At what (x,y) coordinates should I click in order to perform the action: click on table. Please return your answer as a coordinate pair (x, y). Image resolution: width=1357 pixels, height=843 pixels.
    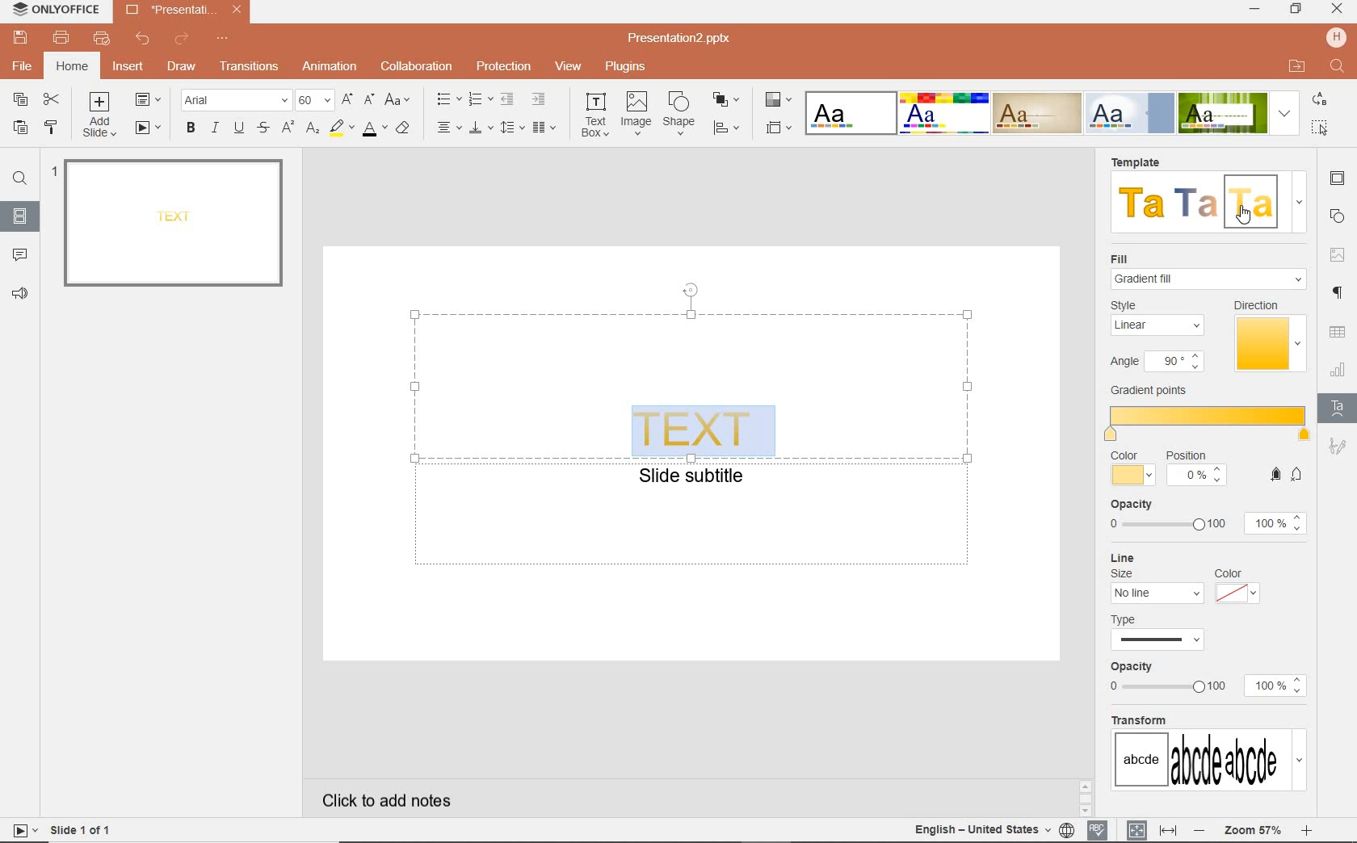
    Looking at the image, I should click on (1338, 333).